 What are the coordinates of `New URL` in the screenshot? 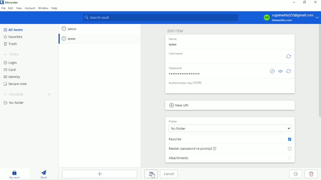 It's located at (179, 106).